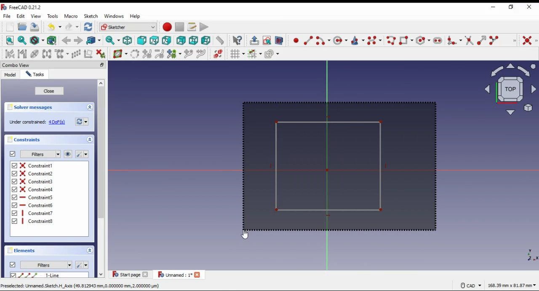 The height and width of the screenshot is (291, 539). I want to click on workbench selection, so click(128, 27).